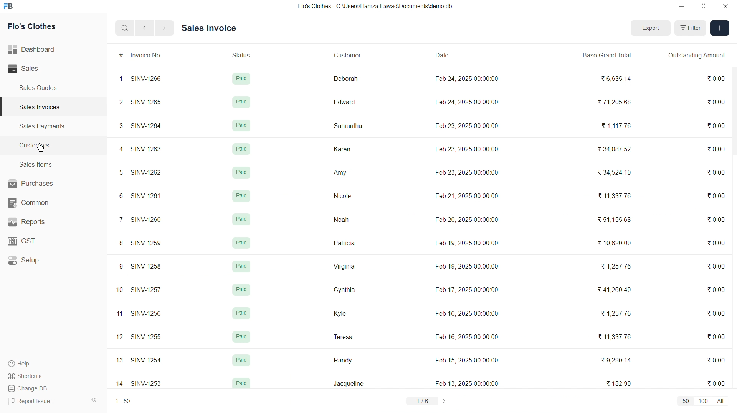 The width and height of the screenshot is (737, 413). Describe the element at coordinates (465, 290) in the screenshot. I see `Feb 17, 2025 00:00:00` at that location.